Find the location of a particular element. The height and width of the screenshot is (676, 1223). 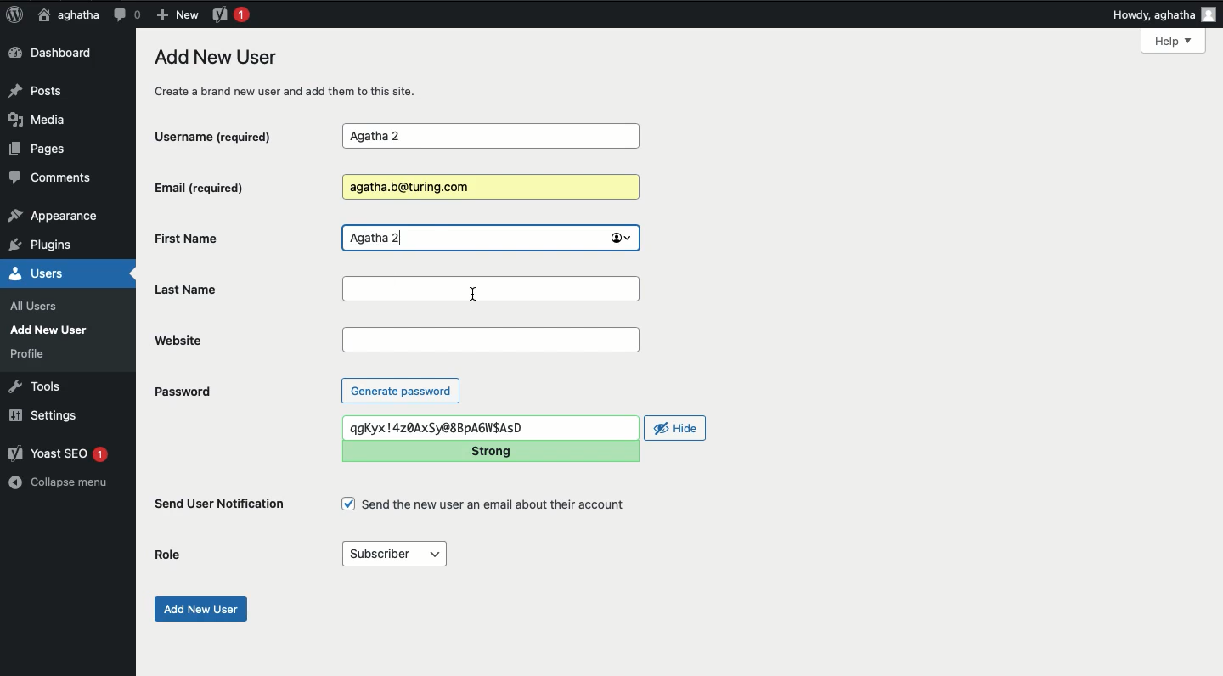

Dashboard is located at coordinates (55, 54).